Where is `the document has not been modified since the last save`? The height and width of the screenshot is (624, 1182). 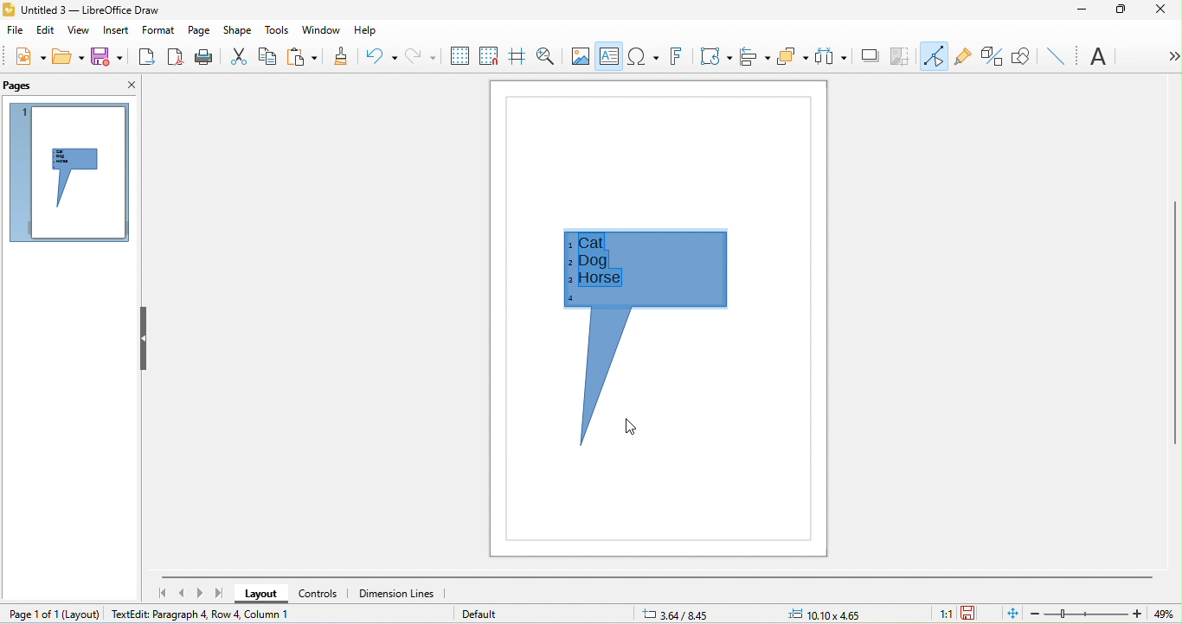
the document has not been modified since the last save is located at coordinates (976, 614).